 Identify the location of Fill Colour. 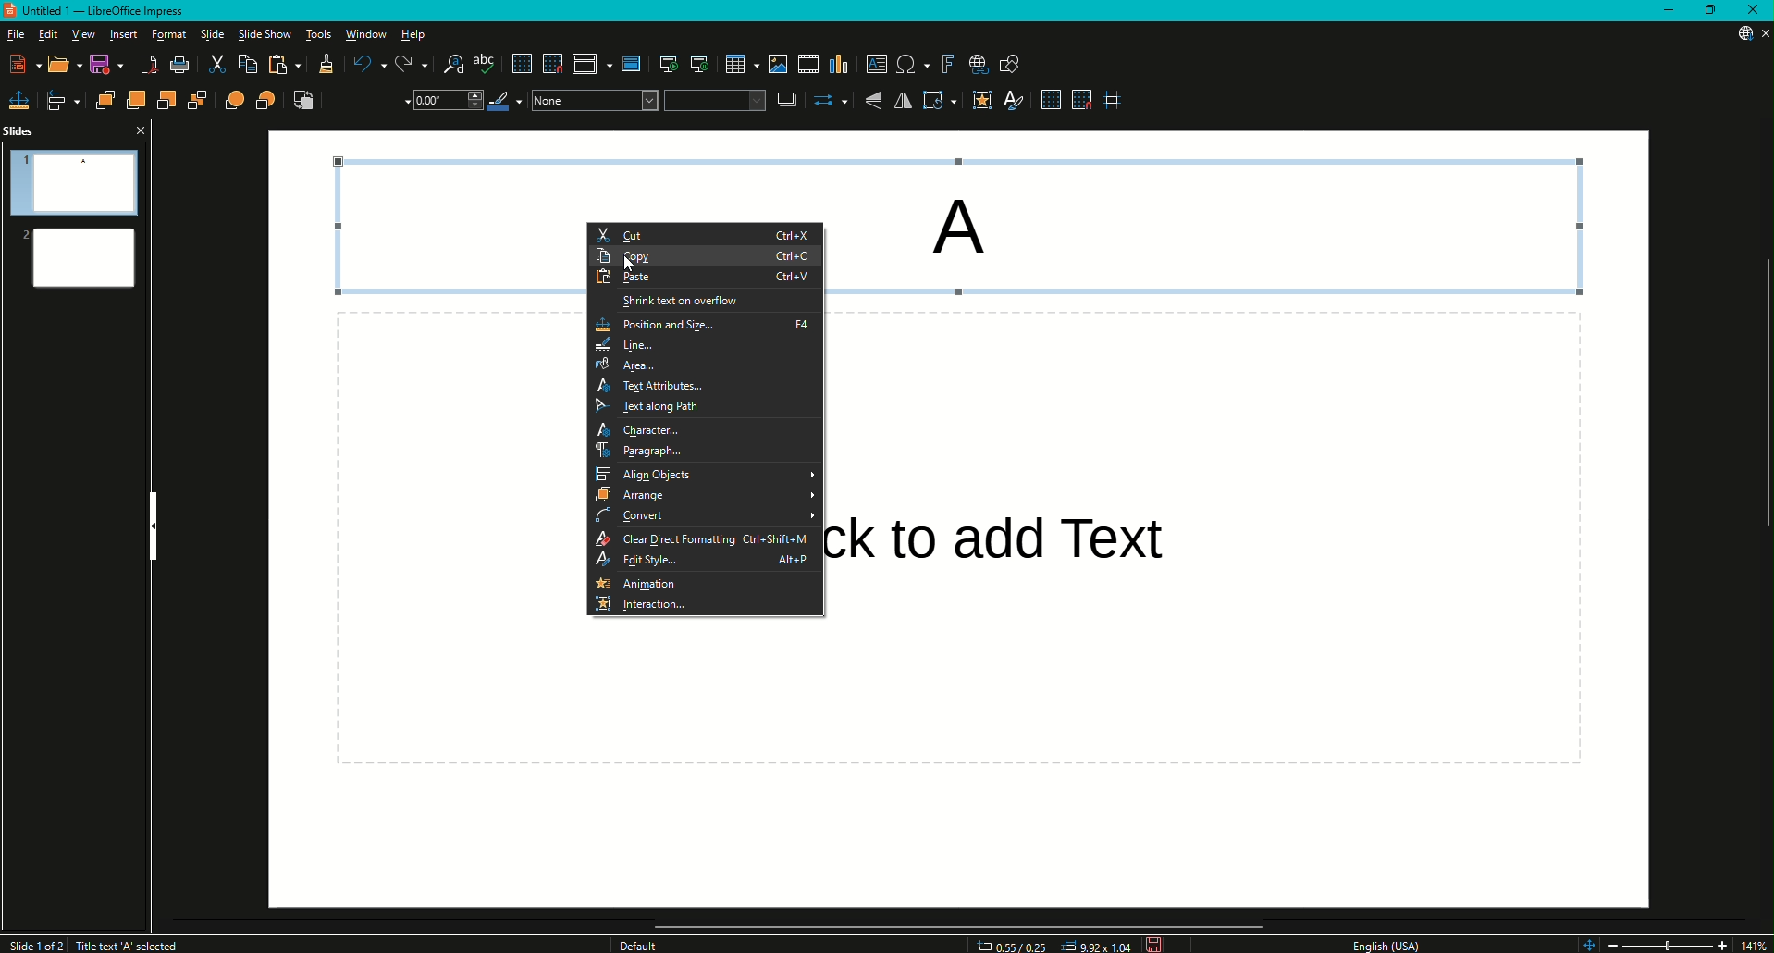
(712, 100).